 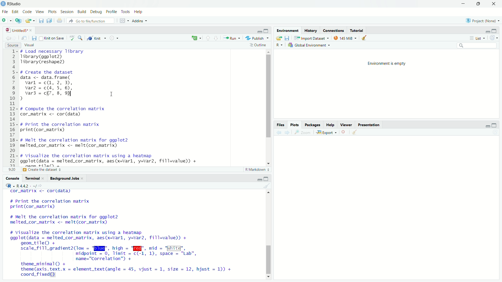 What do you see at coordinates (269, 96) in the screenshot?
I see `vertical scrollbar` at bounding box center [269, 96].